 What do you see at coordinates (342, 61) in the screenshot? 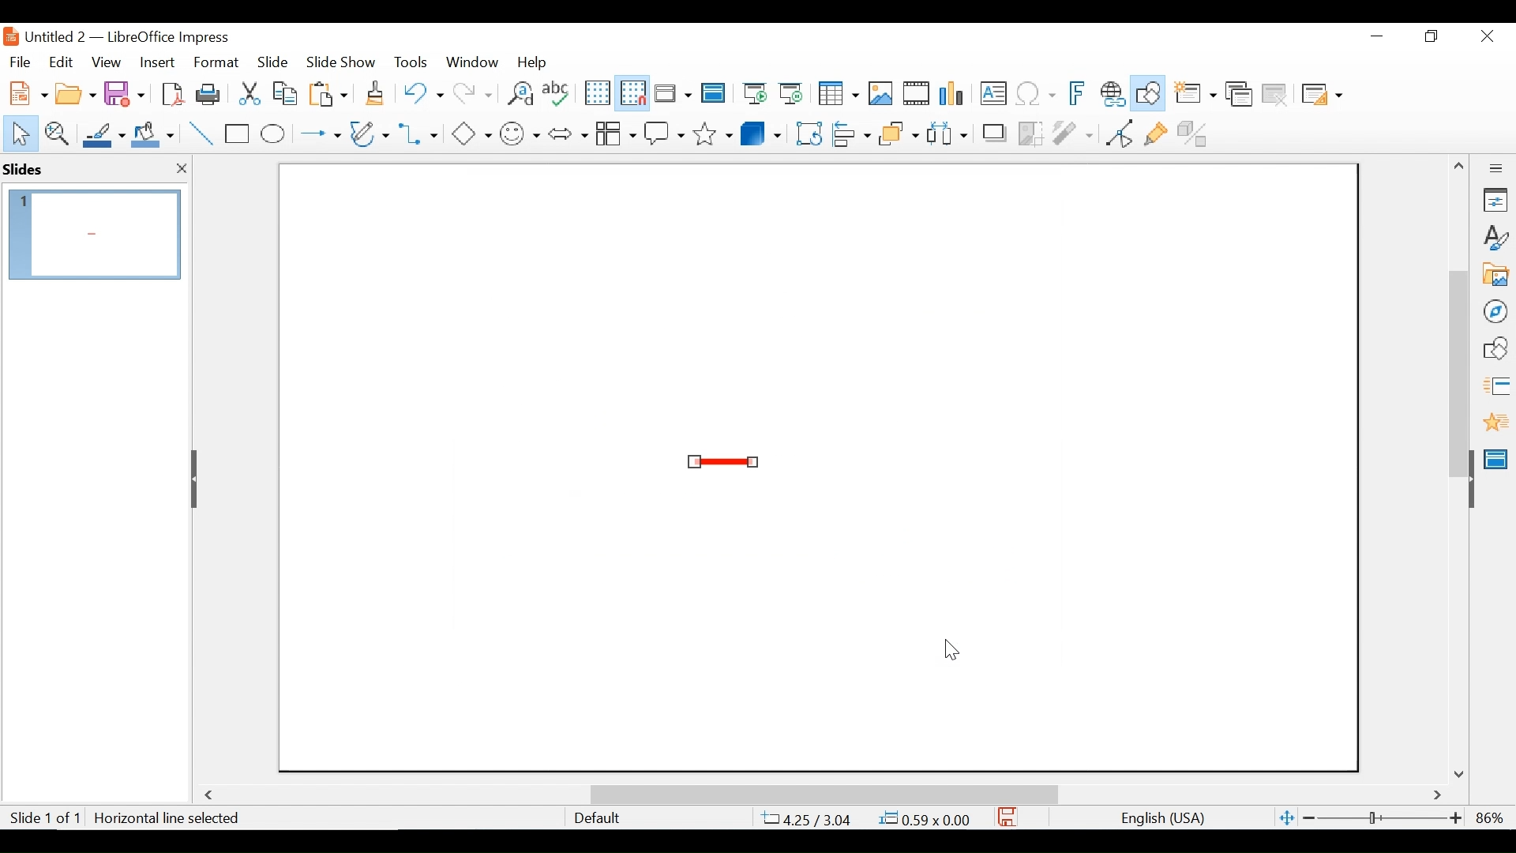
I see `Slide Show` at bounding box center [342, 61].